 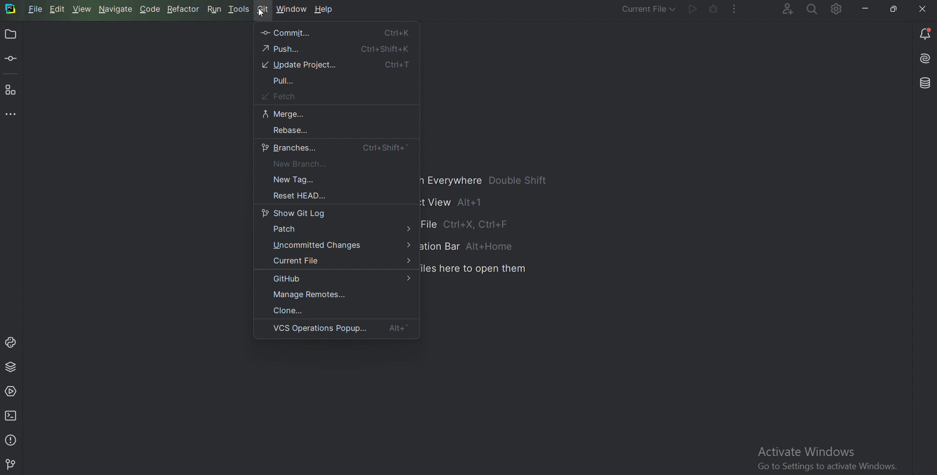 What do you see at coordinates (926, 33) in the screenshot?
I see `Notification` at bounding box center [926, 33].